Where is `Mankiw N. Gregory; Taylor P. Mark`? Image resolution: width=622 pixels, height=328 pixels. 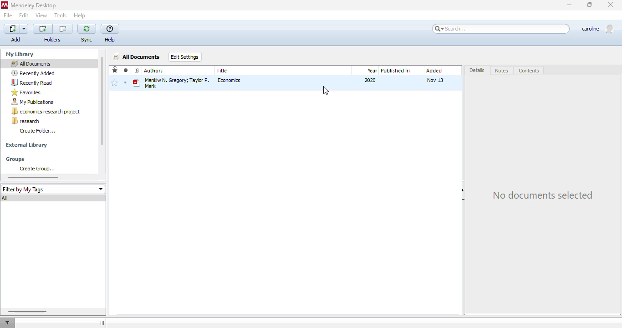
Mankiw N. Gregory; Taylor P. Mark is located at coordinates (171, 83).